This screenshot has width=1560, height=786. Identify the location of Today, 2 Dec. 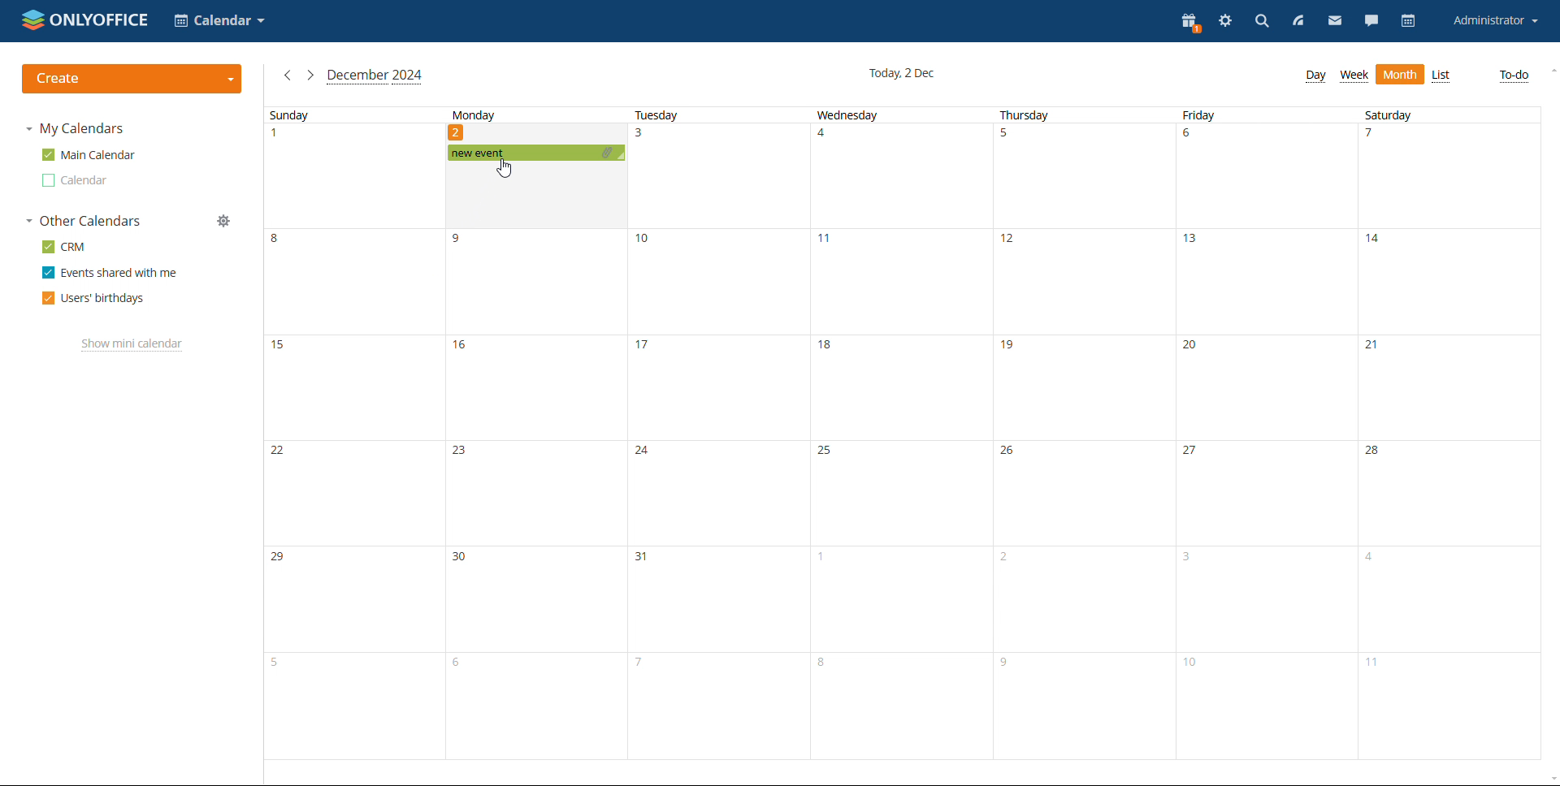
(906, 72).